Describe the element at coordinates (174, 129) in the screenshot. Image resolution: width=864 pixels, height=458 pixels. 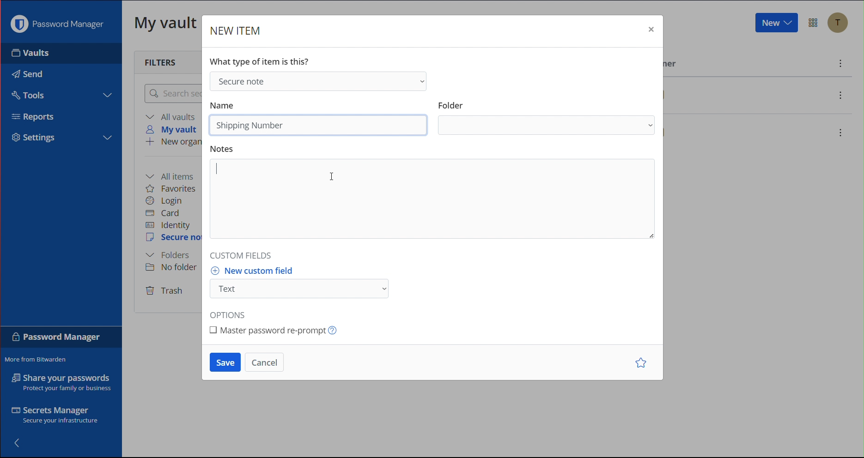
I see `My vault` at that location.